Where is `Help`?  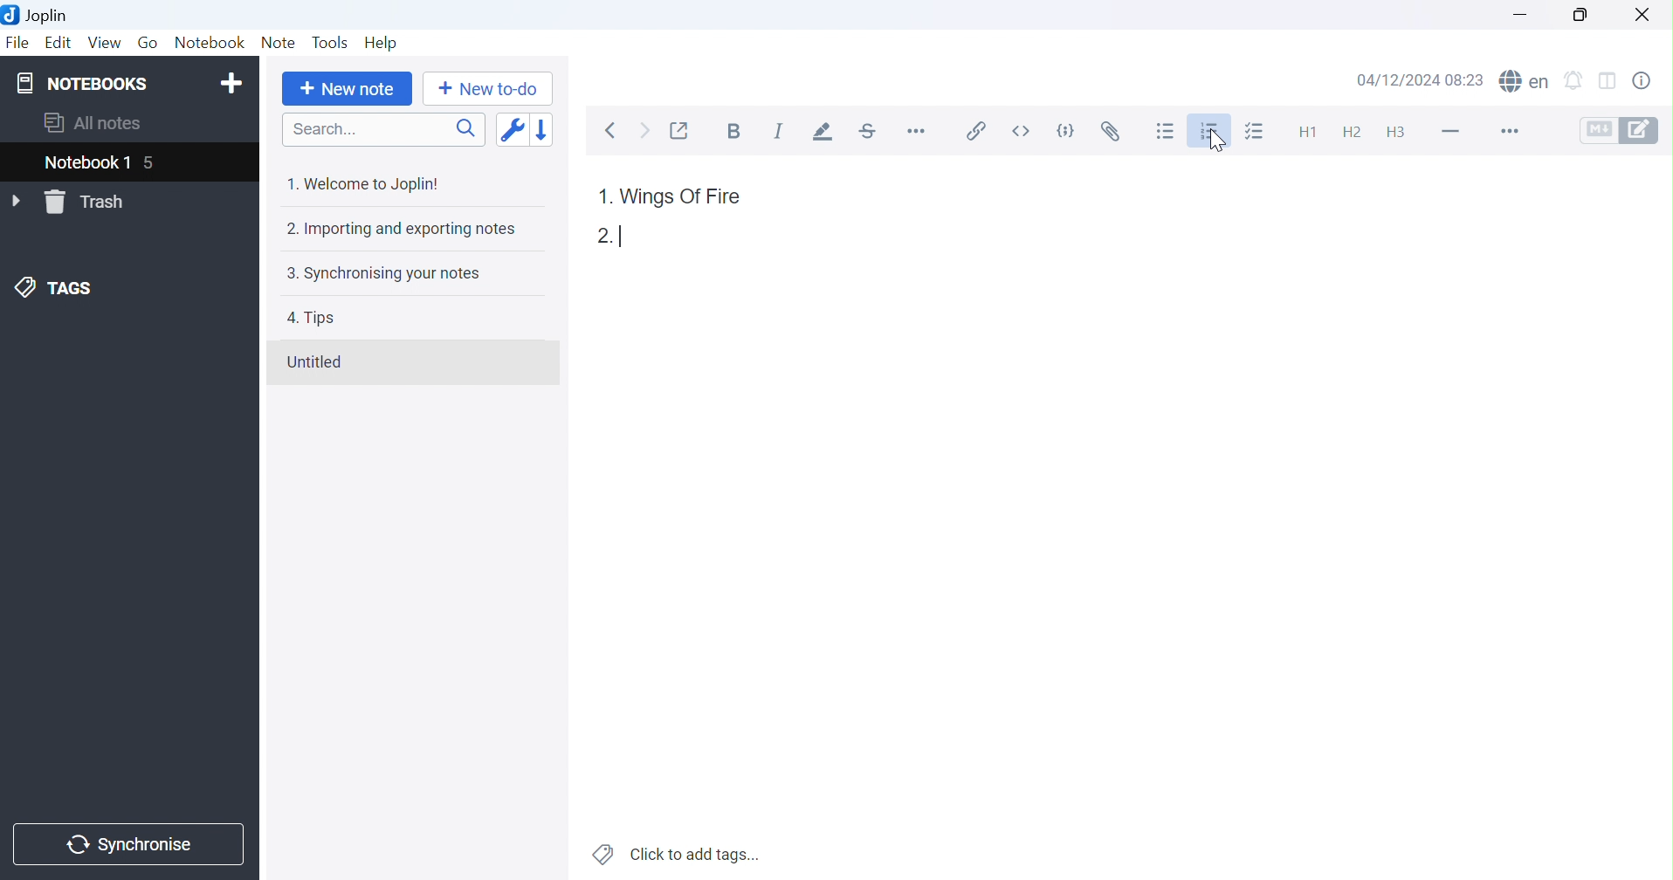 Help is located at coordinates (379, 41).